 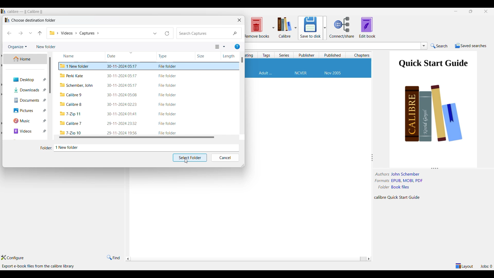 What do you see at coordinates (113, 258) in the screenshot?
I see `Find` at bounding box center [113, 258].